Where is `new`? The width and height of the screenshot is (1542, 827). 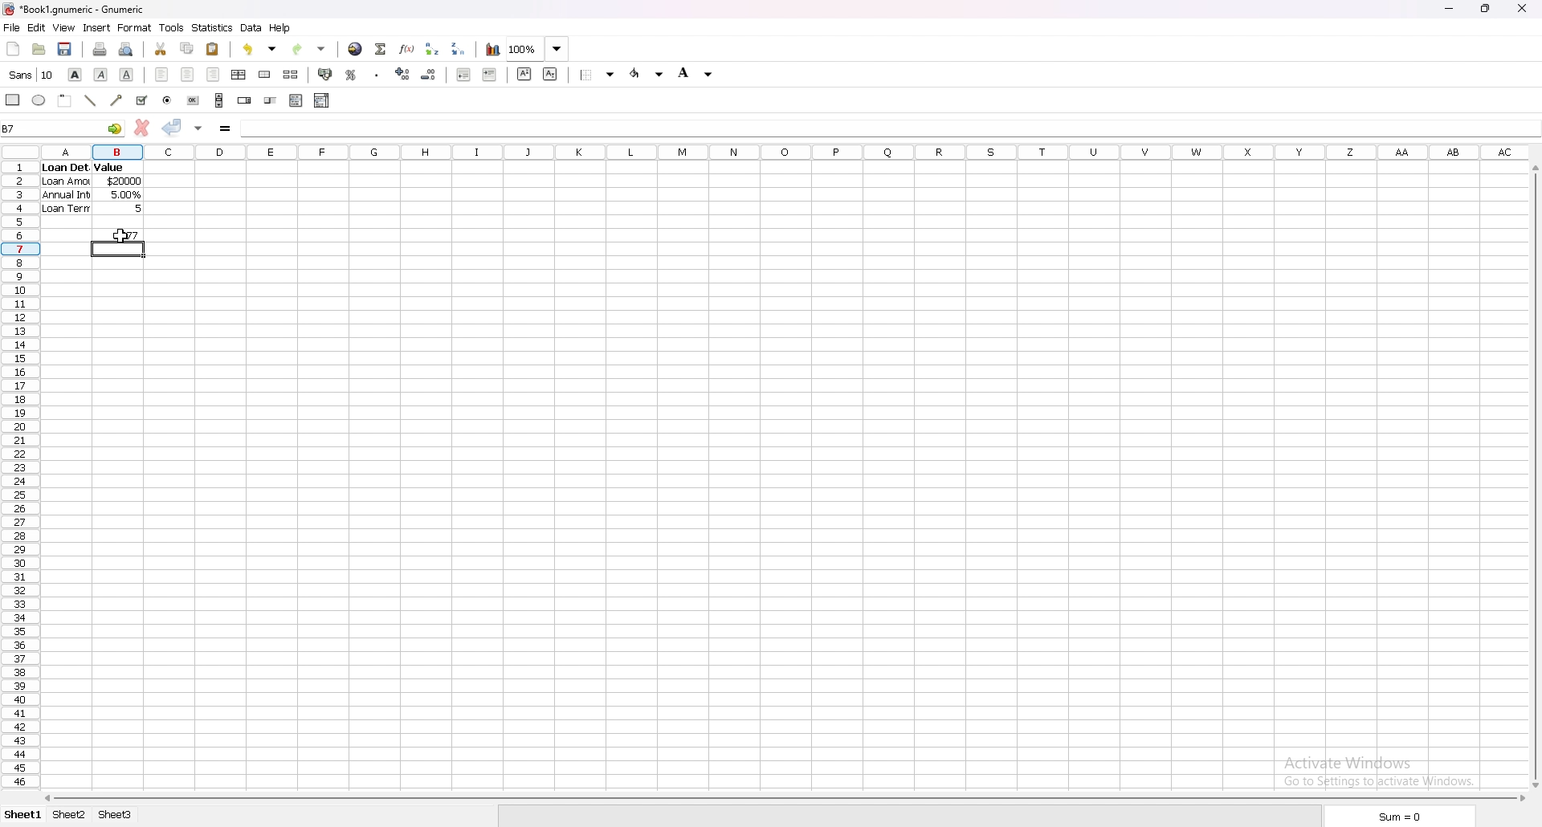 new is located at coordinates (14, 48).